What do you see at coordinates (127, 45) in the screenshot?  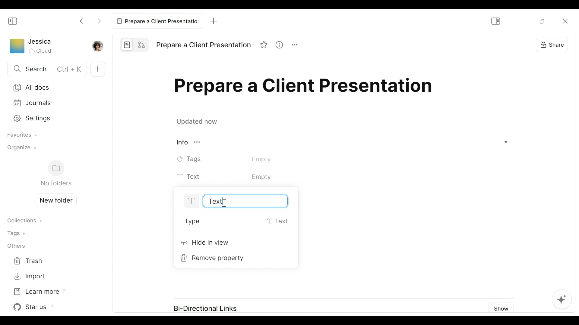 I see `Page mode` at bounding box center [127, 45].